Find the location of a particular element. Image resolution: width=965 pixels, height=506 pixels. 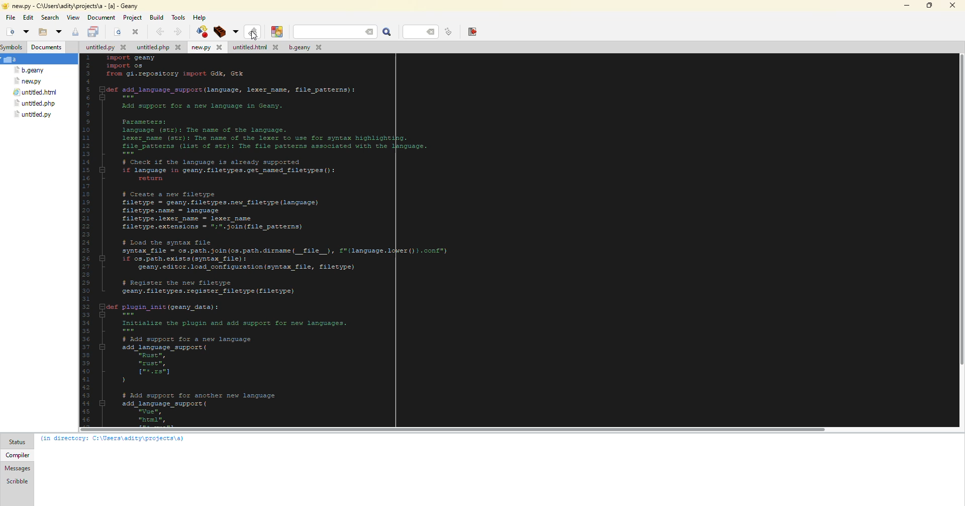

color is located at coordinates (278, 32).